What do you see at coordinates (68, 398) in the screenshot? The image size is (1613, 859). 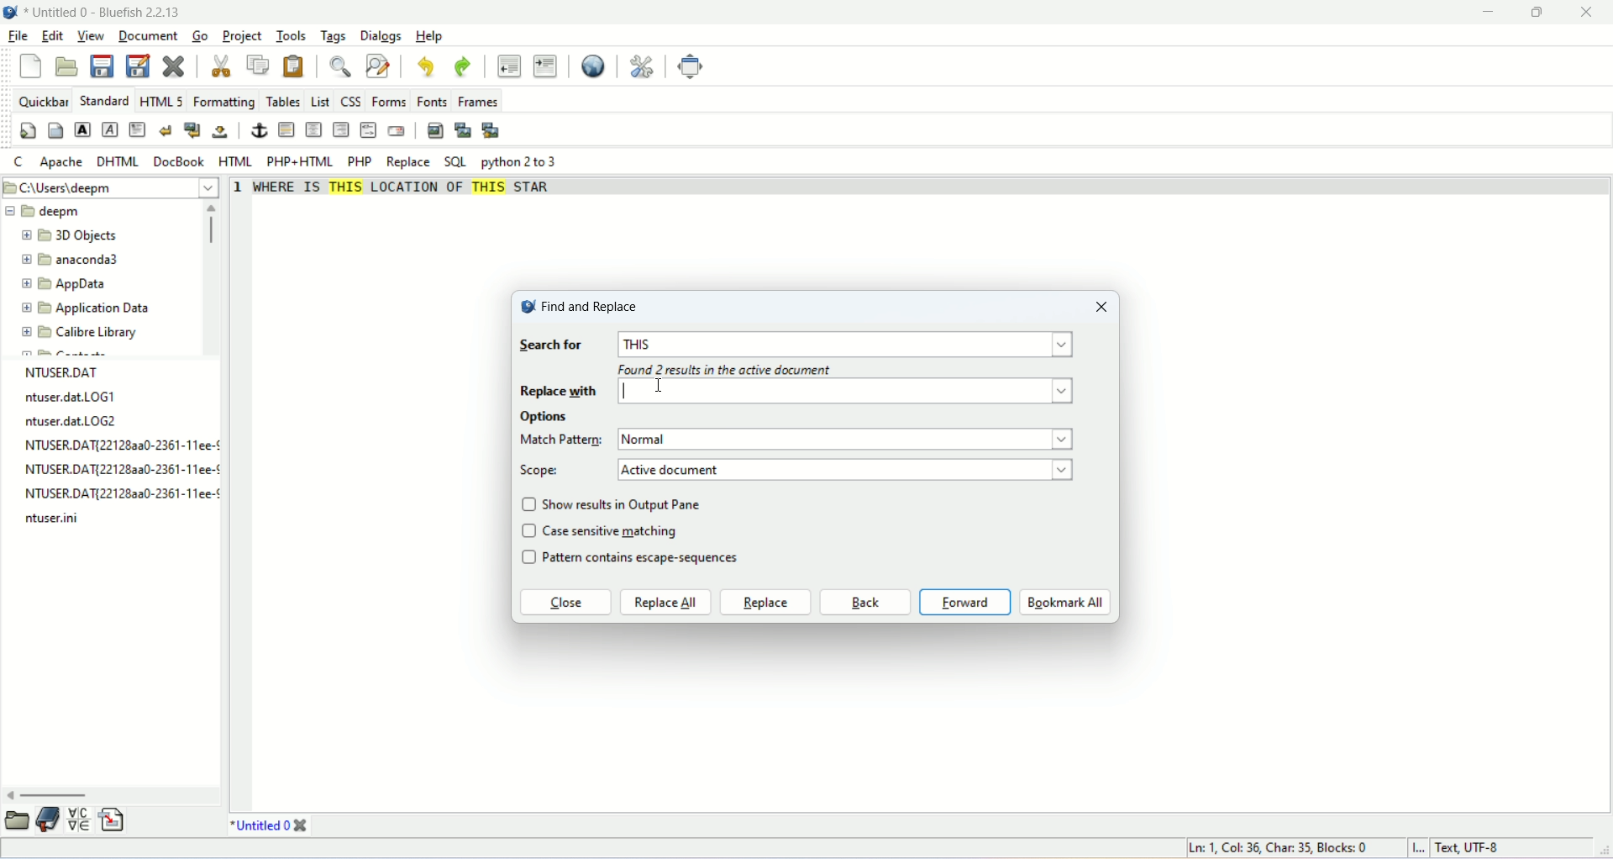 I see `ntuser.data LOG1` at bounding box center [68, 398].